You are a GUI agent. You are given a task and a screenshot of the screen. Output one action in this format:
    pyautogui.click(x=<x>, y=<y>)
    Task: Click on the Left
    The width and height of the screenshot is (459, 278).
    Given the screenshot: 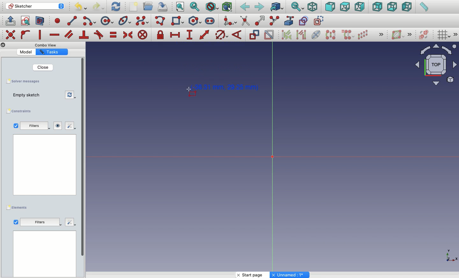 What is the action you would take?
    pyautogui.click(x=406, y=7)
    